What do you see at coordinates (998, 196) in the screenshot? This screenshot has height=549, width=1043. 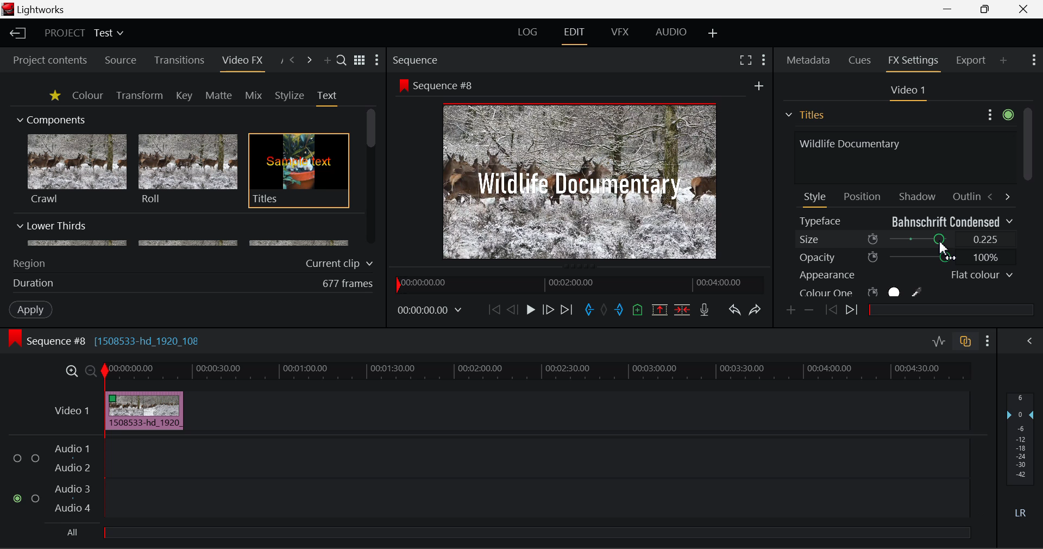 I see `Move between Tabs` at bounding box center [998, 196].